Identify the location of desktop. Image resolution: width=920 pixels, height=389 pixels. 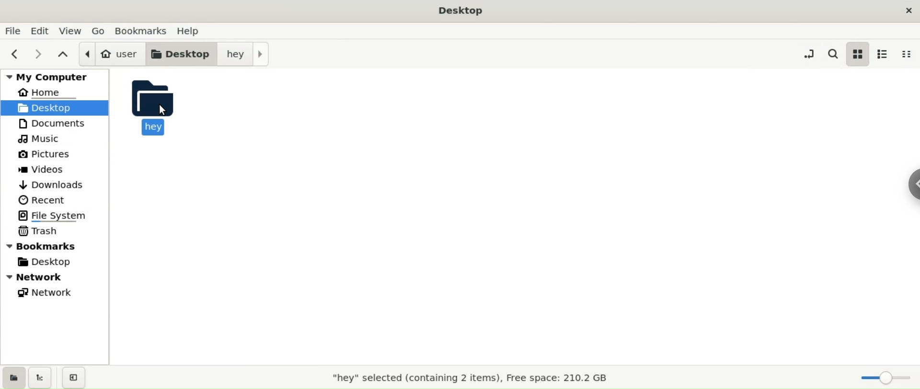
(47, 262).